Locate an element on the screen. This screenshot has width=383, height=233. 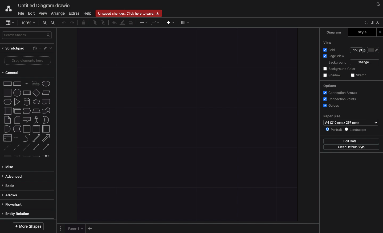
Connection arrows is located at coordinates (342, 93).